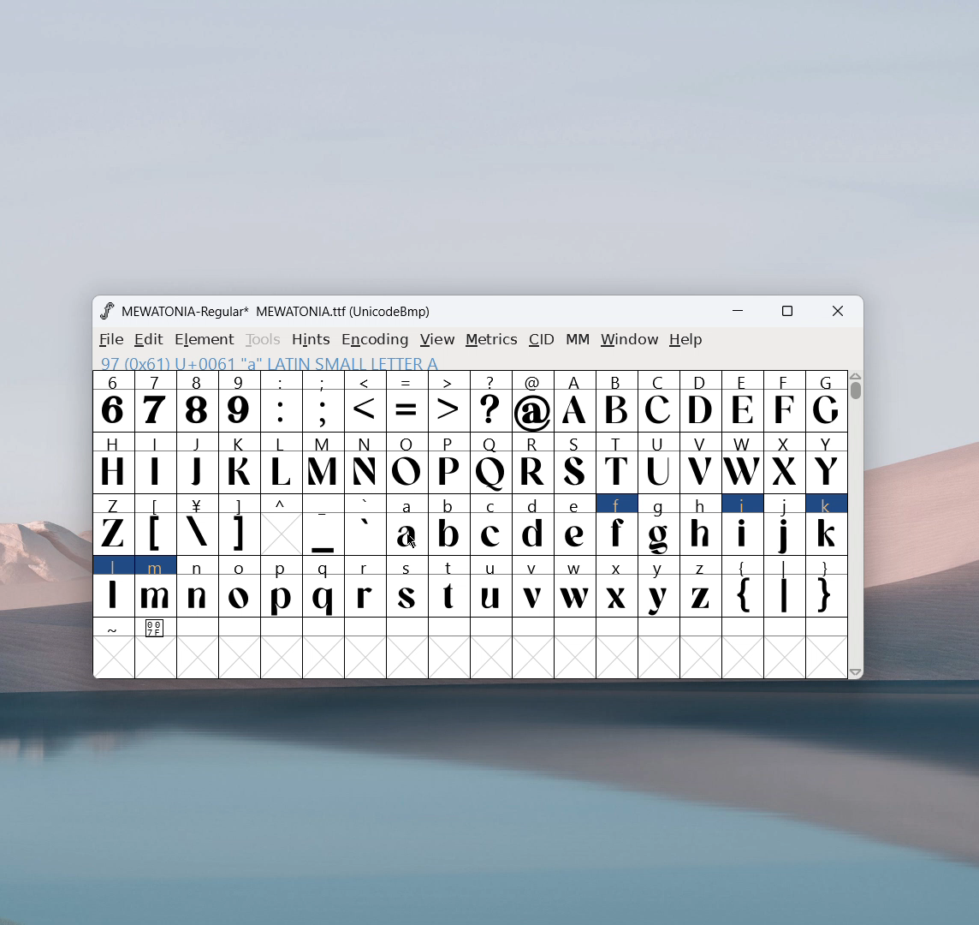  What do you see at coordinates (699, 462) in the screenshot?
I see `V` at bounding box center [699, 462].